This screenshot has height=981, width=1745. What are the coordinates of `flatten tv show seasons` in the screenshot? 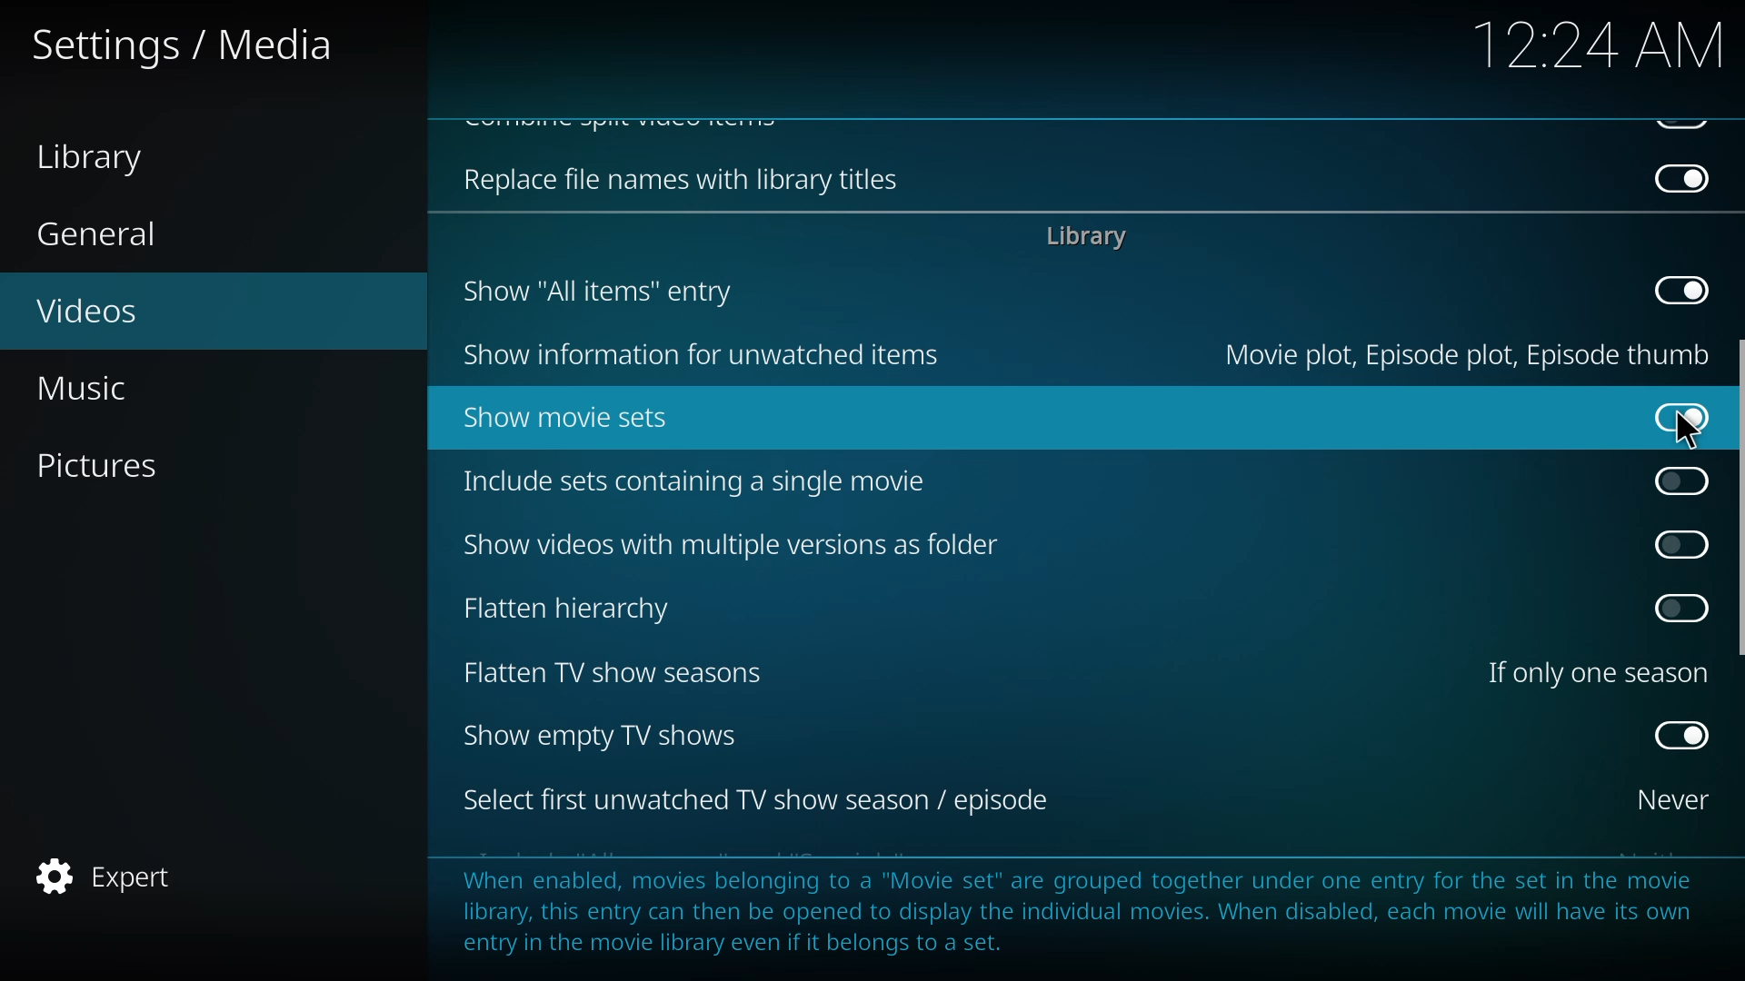 It's located at (614, 673).